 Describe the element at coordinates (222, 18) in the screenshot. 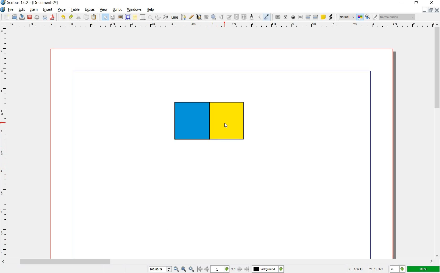

I see `edit contents of frame` at that location.